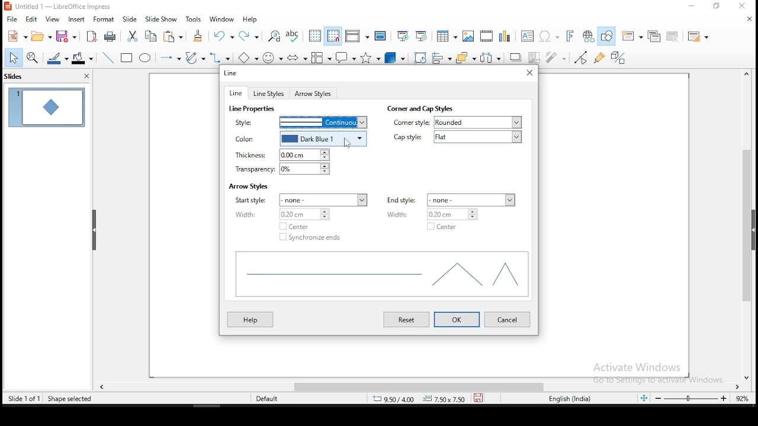 This screenshot has height=426, width=758. Describe the element at coordinates (743, 6) in the screenshot. I see `close window` at that location.